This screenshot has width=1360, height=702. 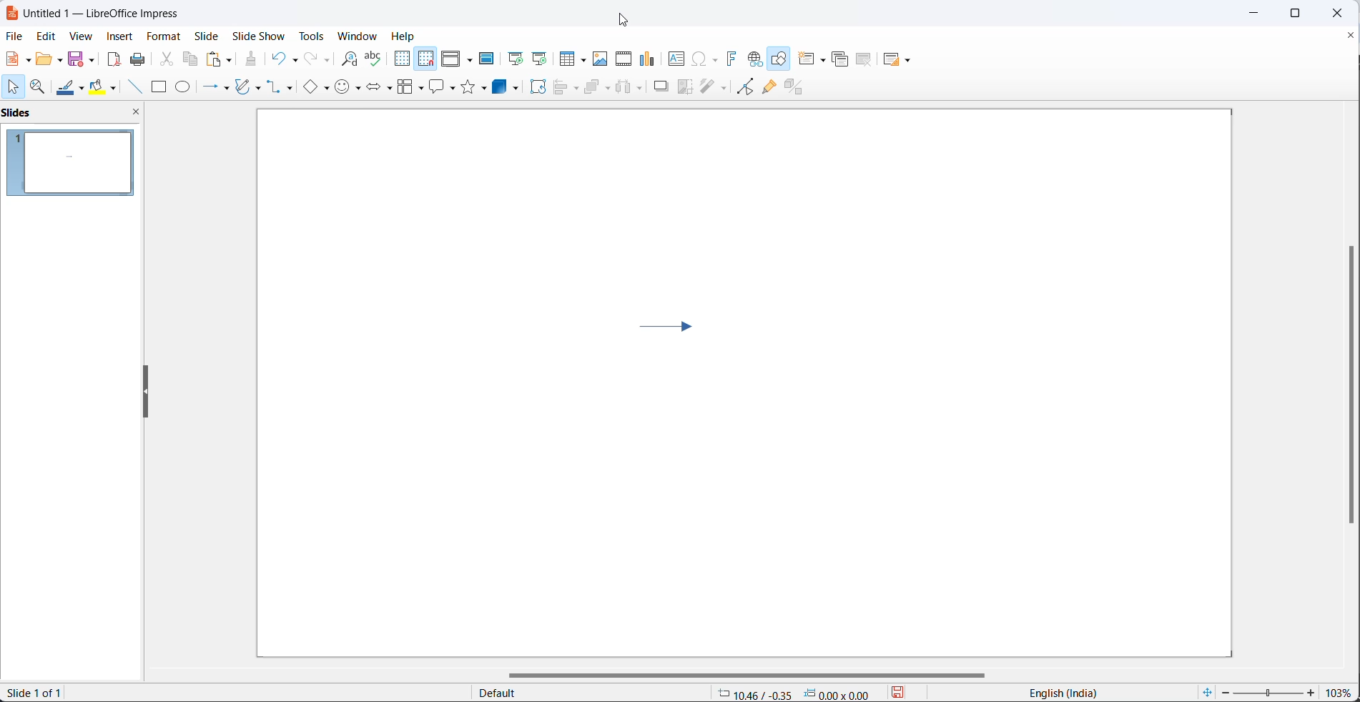 What do you see at coordinates (402, 61) in the screenshot?
I see `display grid` at bounding box center [402, 61].